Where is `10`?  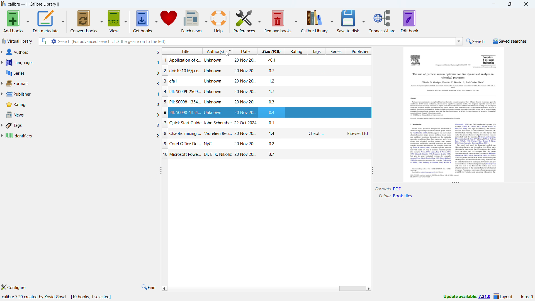 10 is located at coordinates (164, 154).